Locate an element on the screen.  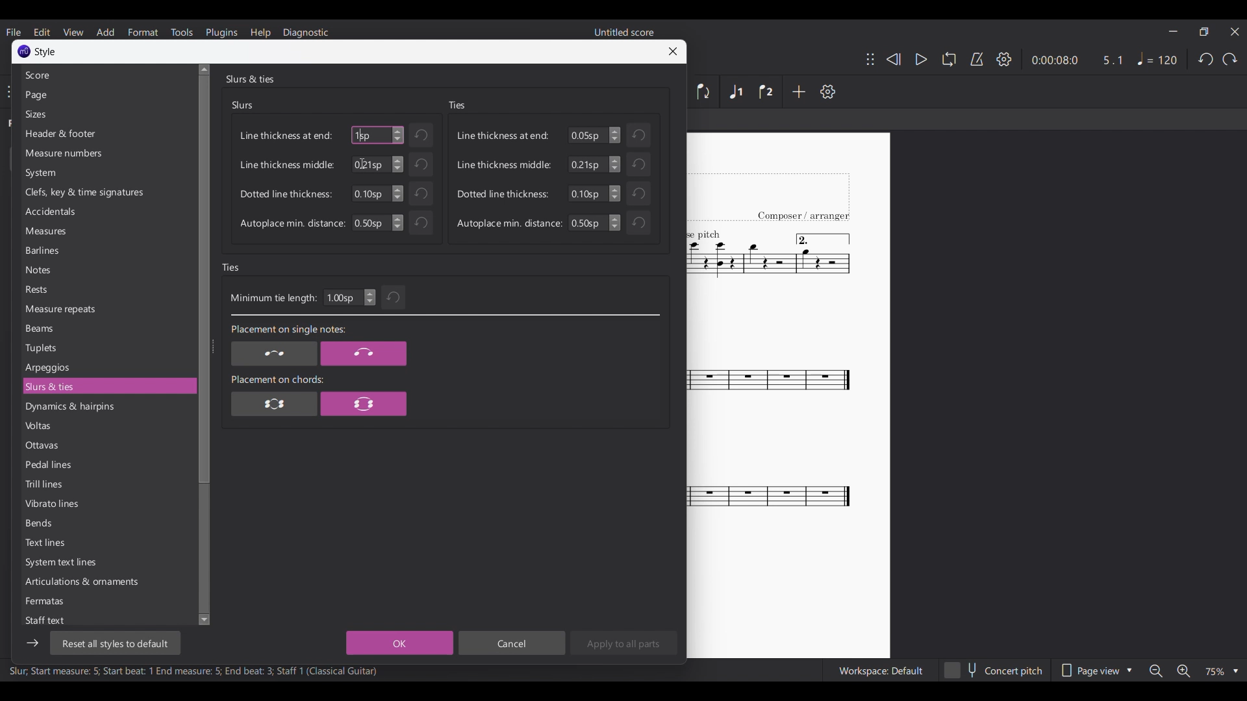
Add menu is located at coordinates (106, 32).